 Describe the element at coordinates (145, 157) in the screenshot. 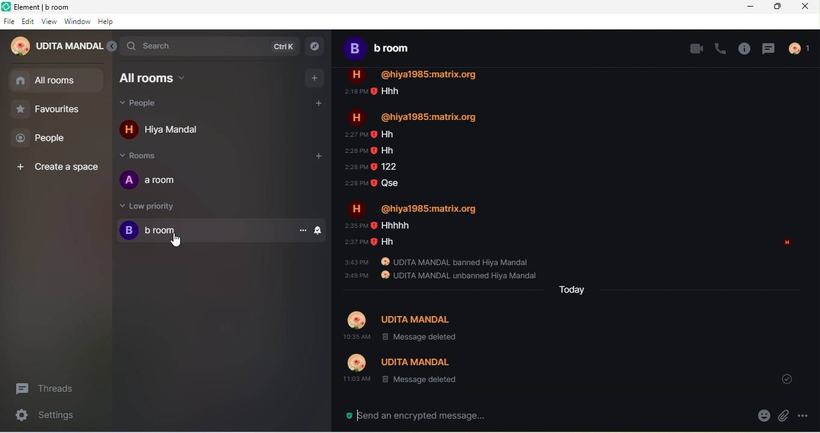

I see `rooms` at that location.